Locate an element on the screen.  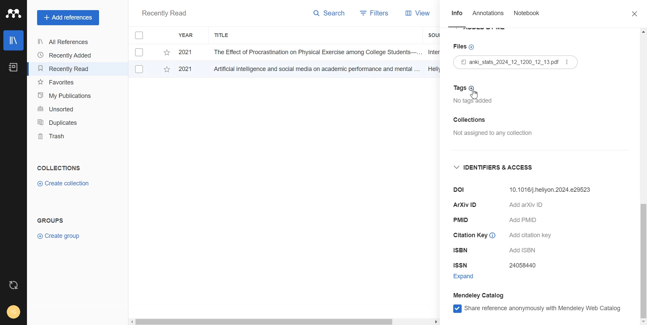
No tags added is located at coordinates (472, 102).